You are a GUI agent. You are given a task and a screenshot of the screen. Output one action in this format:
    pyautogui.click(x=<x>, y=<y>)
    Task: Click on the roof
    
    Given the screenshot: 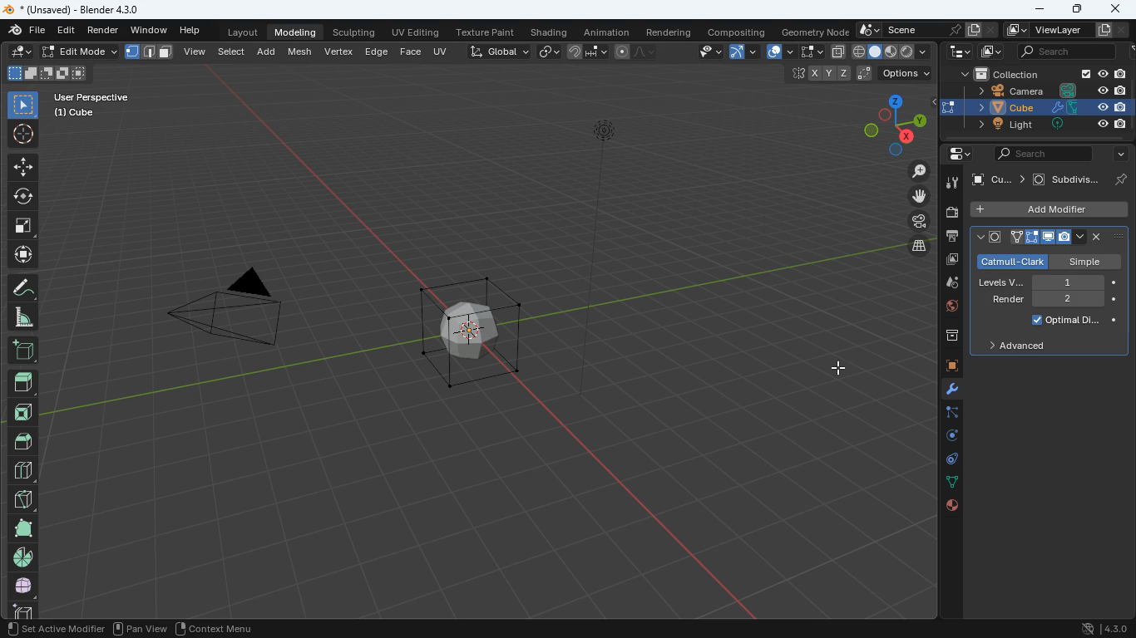 What is the action you would take?
    pyautogui.click(x=22, y=443)
    